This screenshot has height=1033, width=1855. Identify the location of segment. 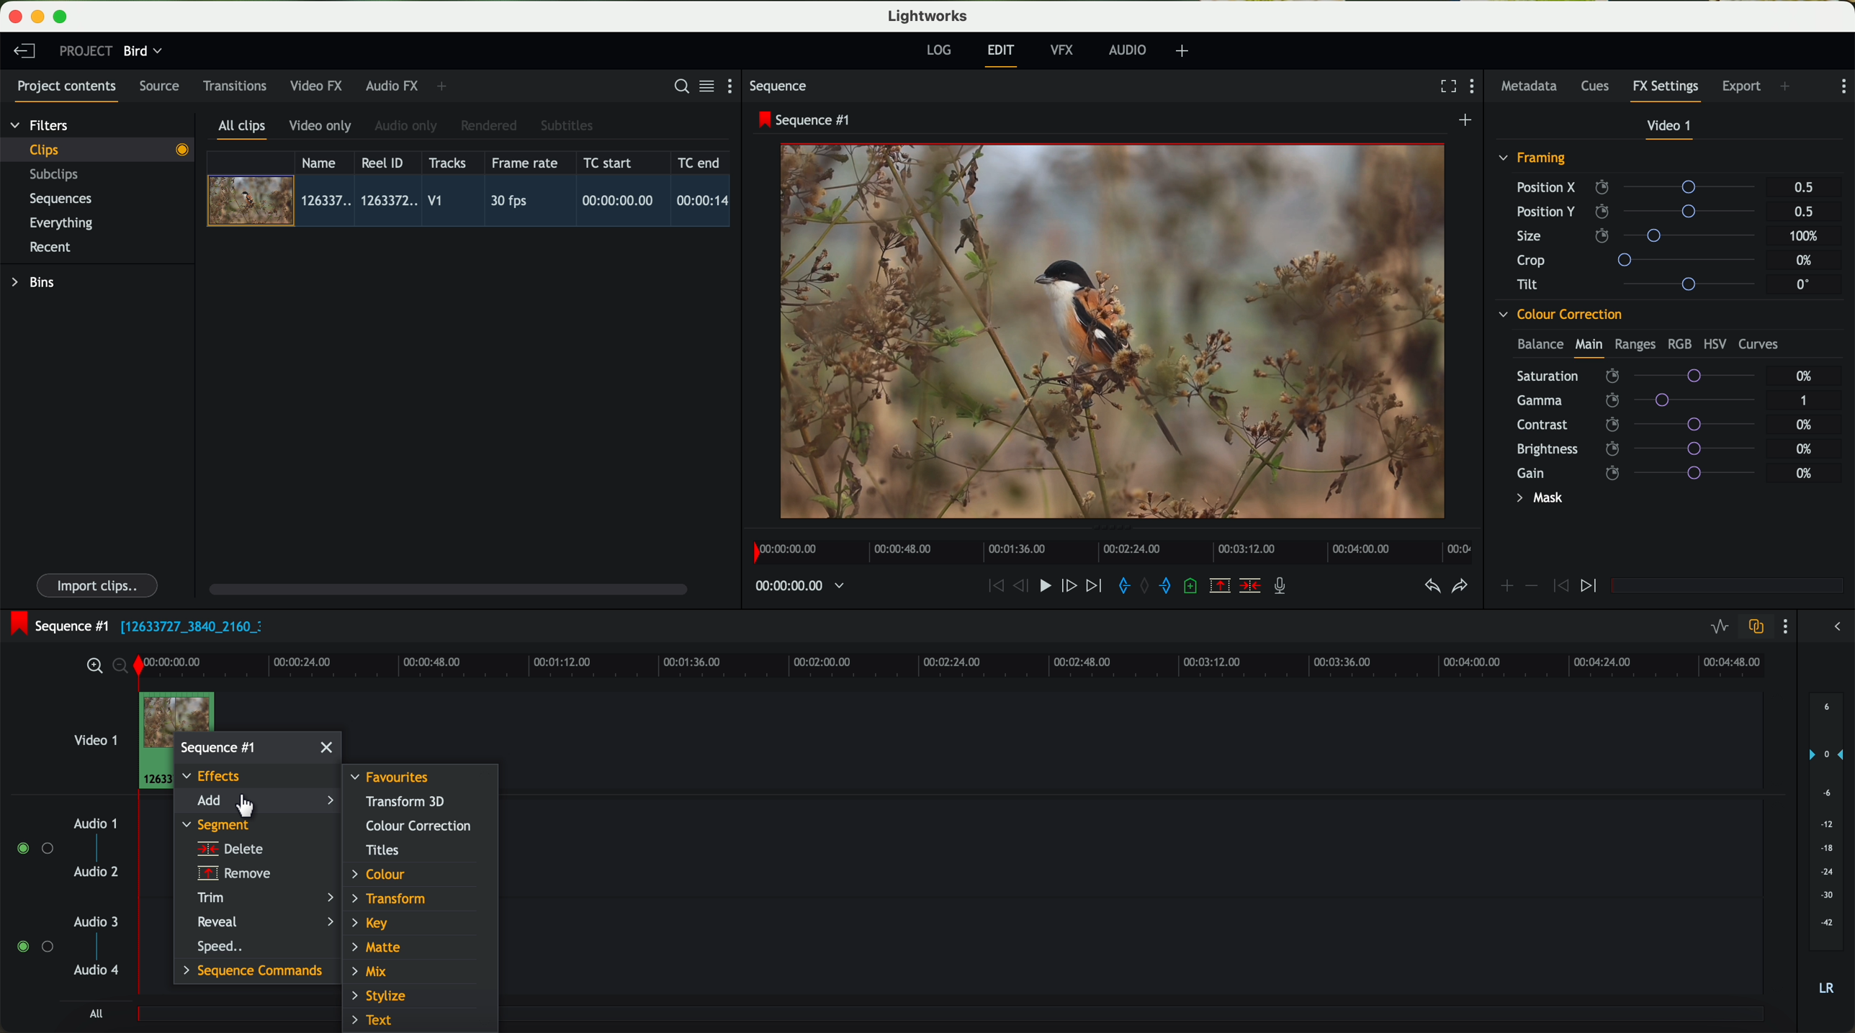
(216, 826).